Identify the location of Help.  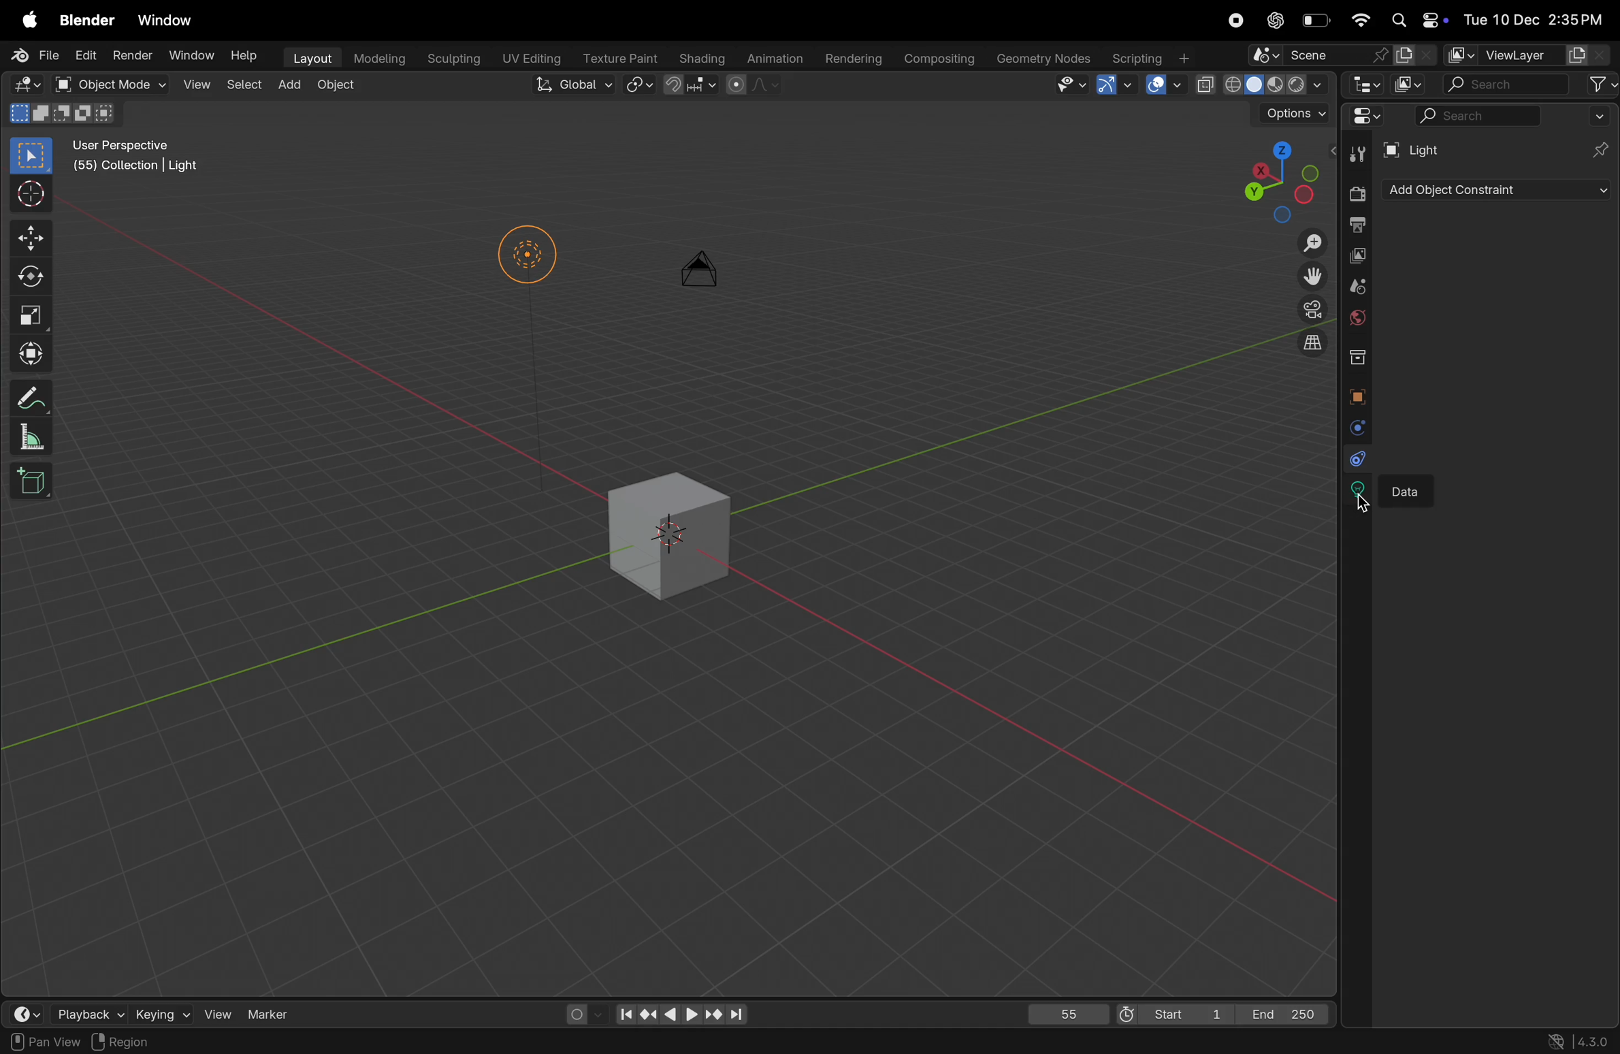
(245, 57).